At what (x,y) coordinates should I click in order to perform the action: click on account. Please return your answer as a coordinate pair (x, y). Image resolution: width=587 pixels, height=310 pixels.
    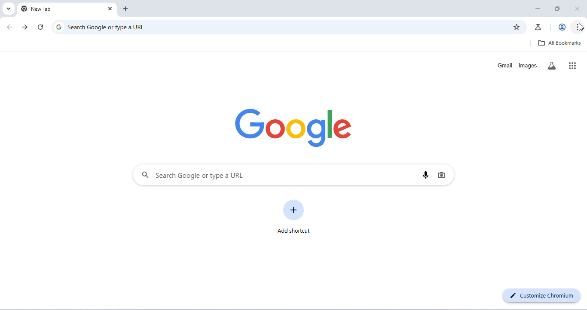
    Looking at the image, I should click on (561, 27).